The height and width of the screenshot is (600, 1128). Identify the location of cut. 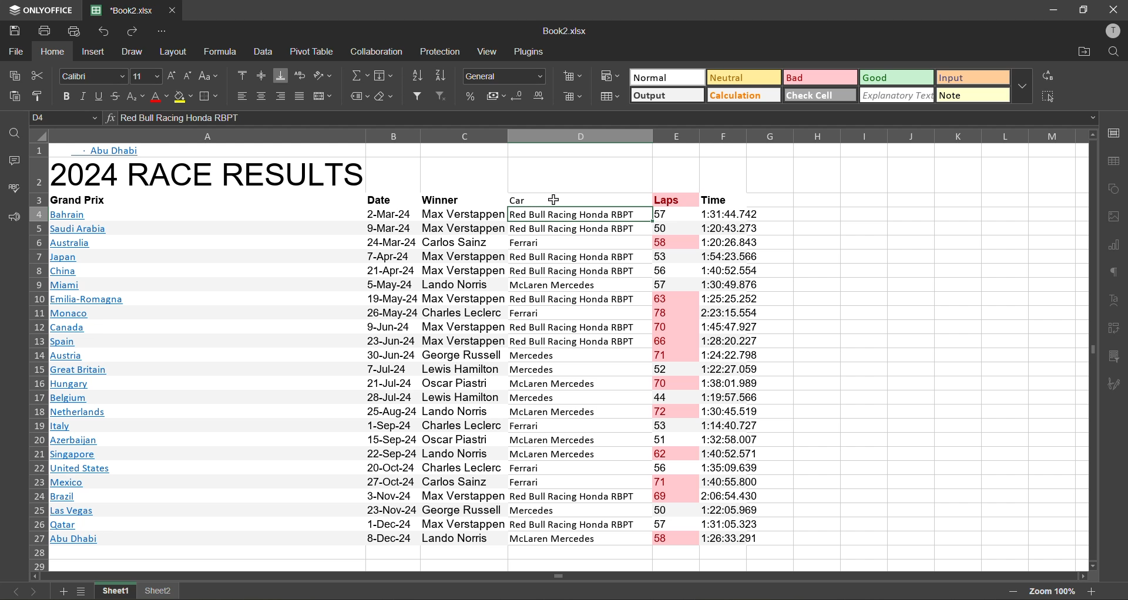
(38, 77).